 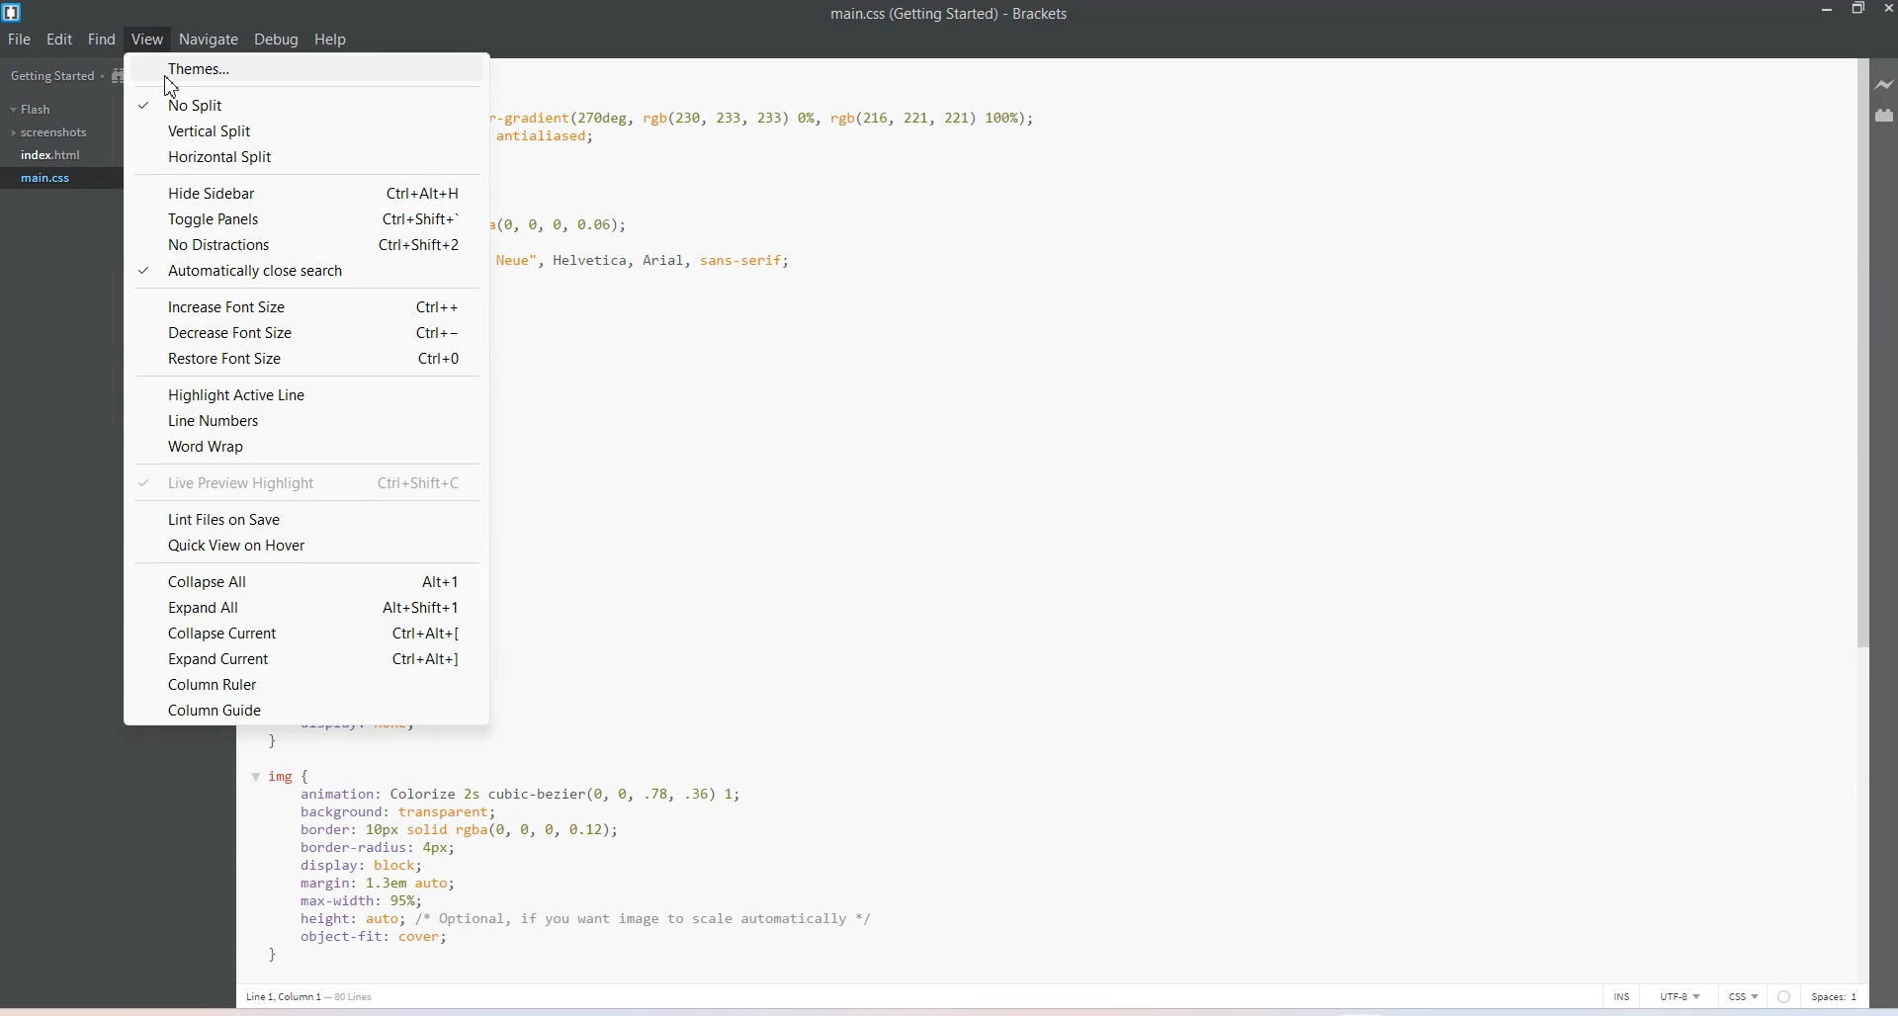 What do you see at coordinates (330, 39) in the screenshot?
I see `Help` at bounding box center [330, 39].